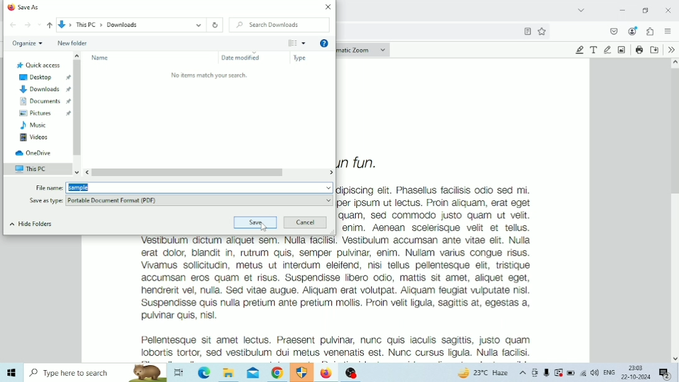 Image resolution: width=679 pixels, height=382 pixels. I want to click on Hide Folders, so click(28, 224).